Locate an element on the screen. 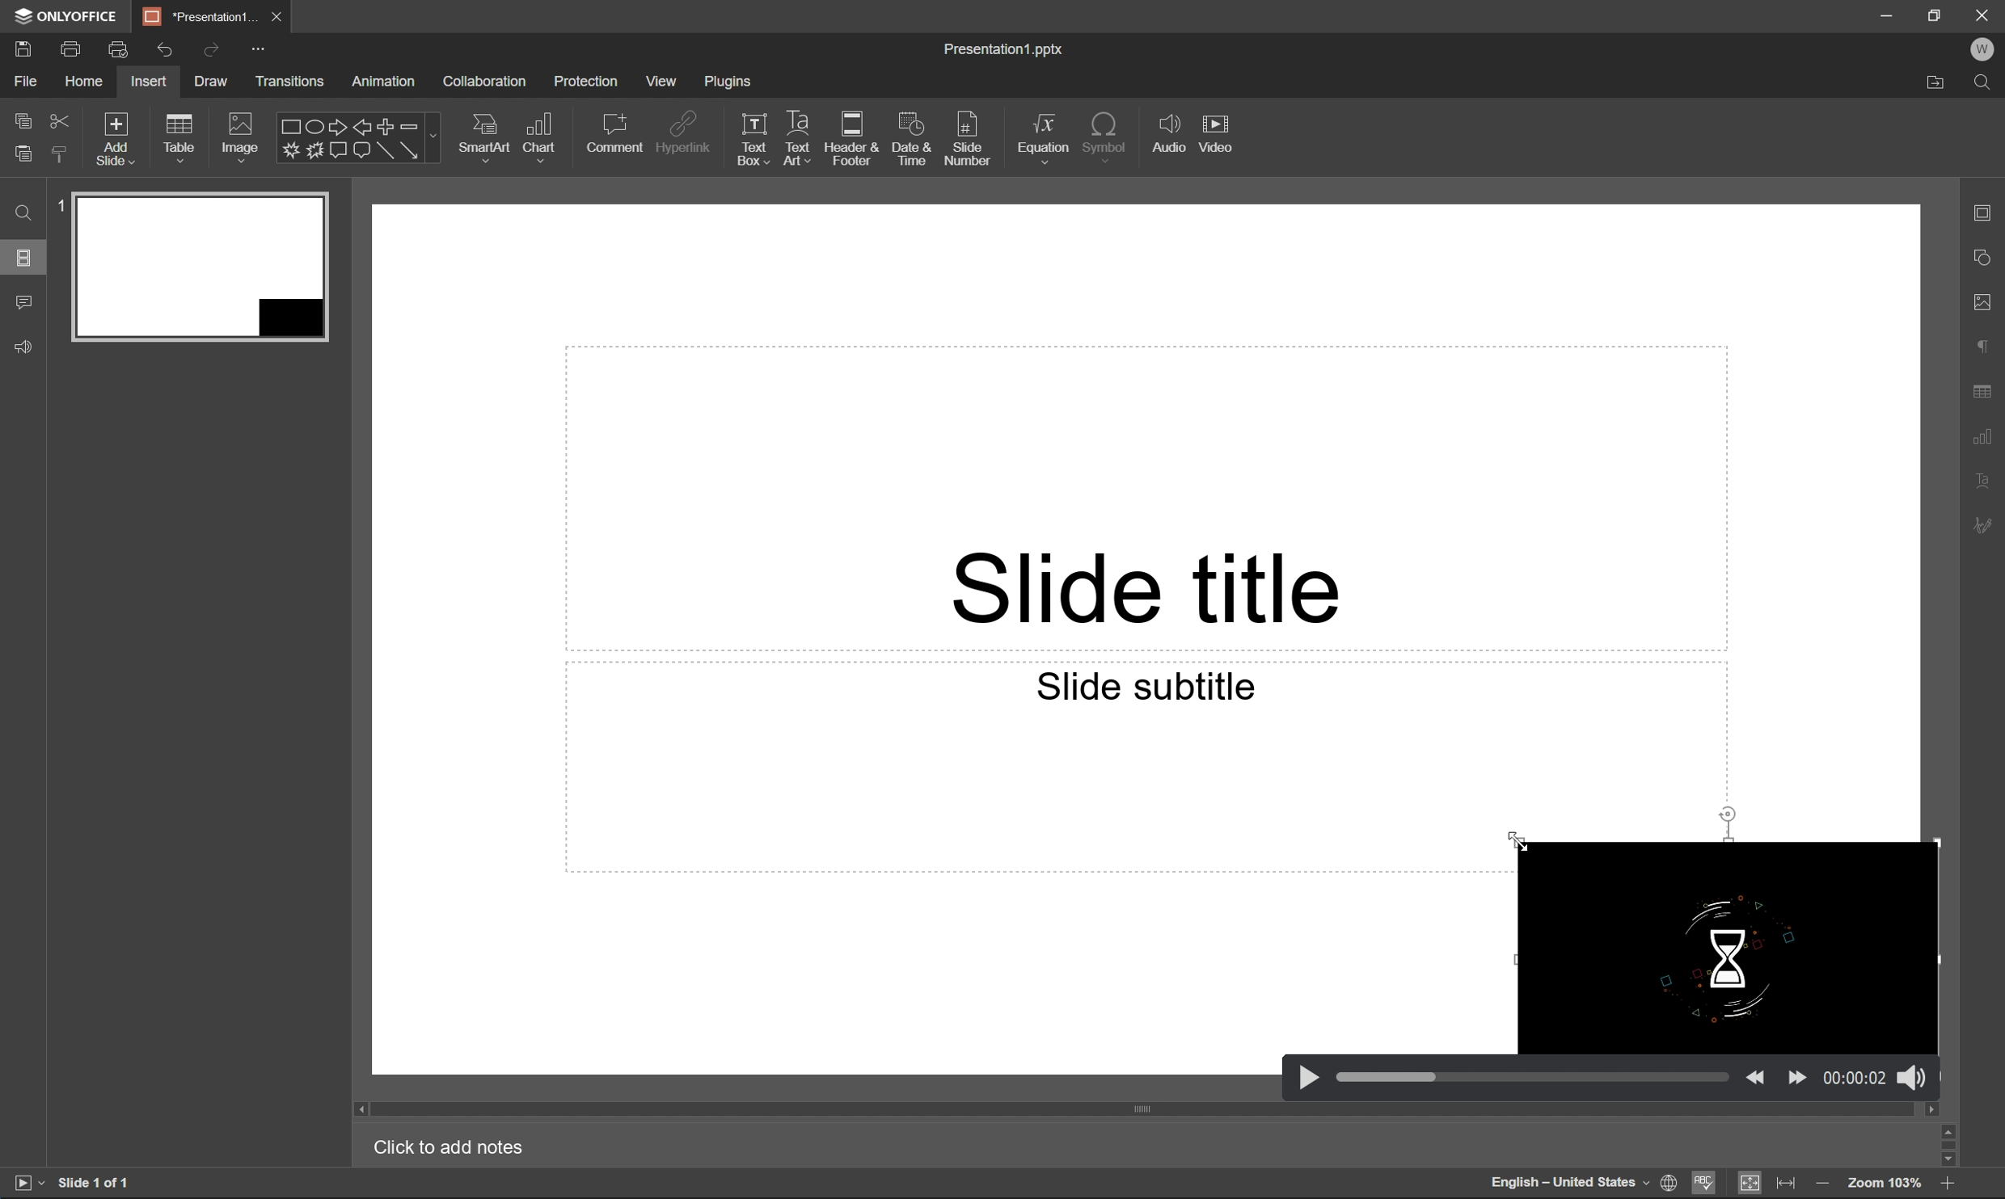 Image resolution: width=2005 pixels, height=1199 pixels. slider is located at coordinates (1533, 1079).